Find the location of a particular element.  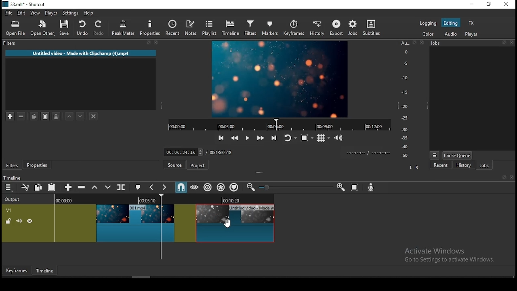

timeline is located at coordinates (13, 177).